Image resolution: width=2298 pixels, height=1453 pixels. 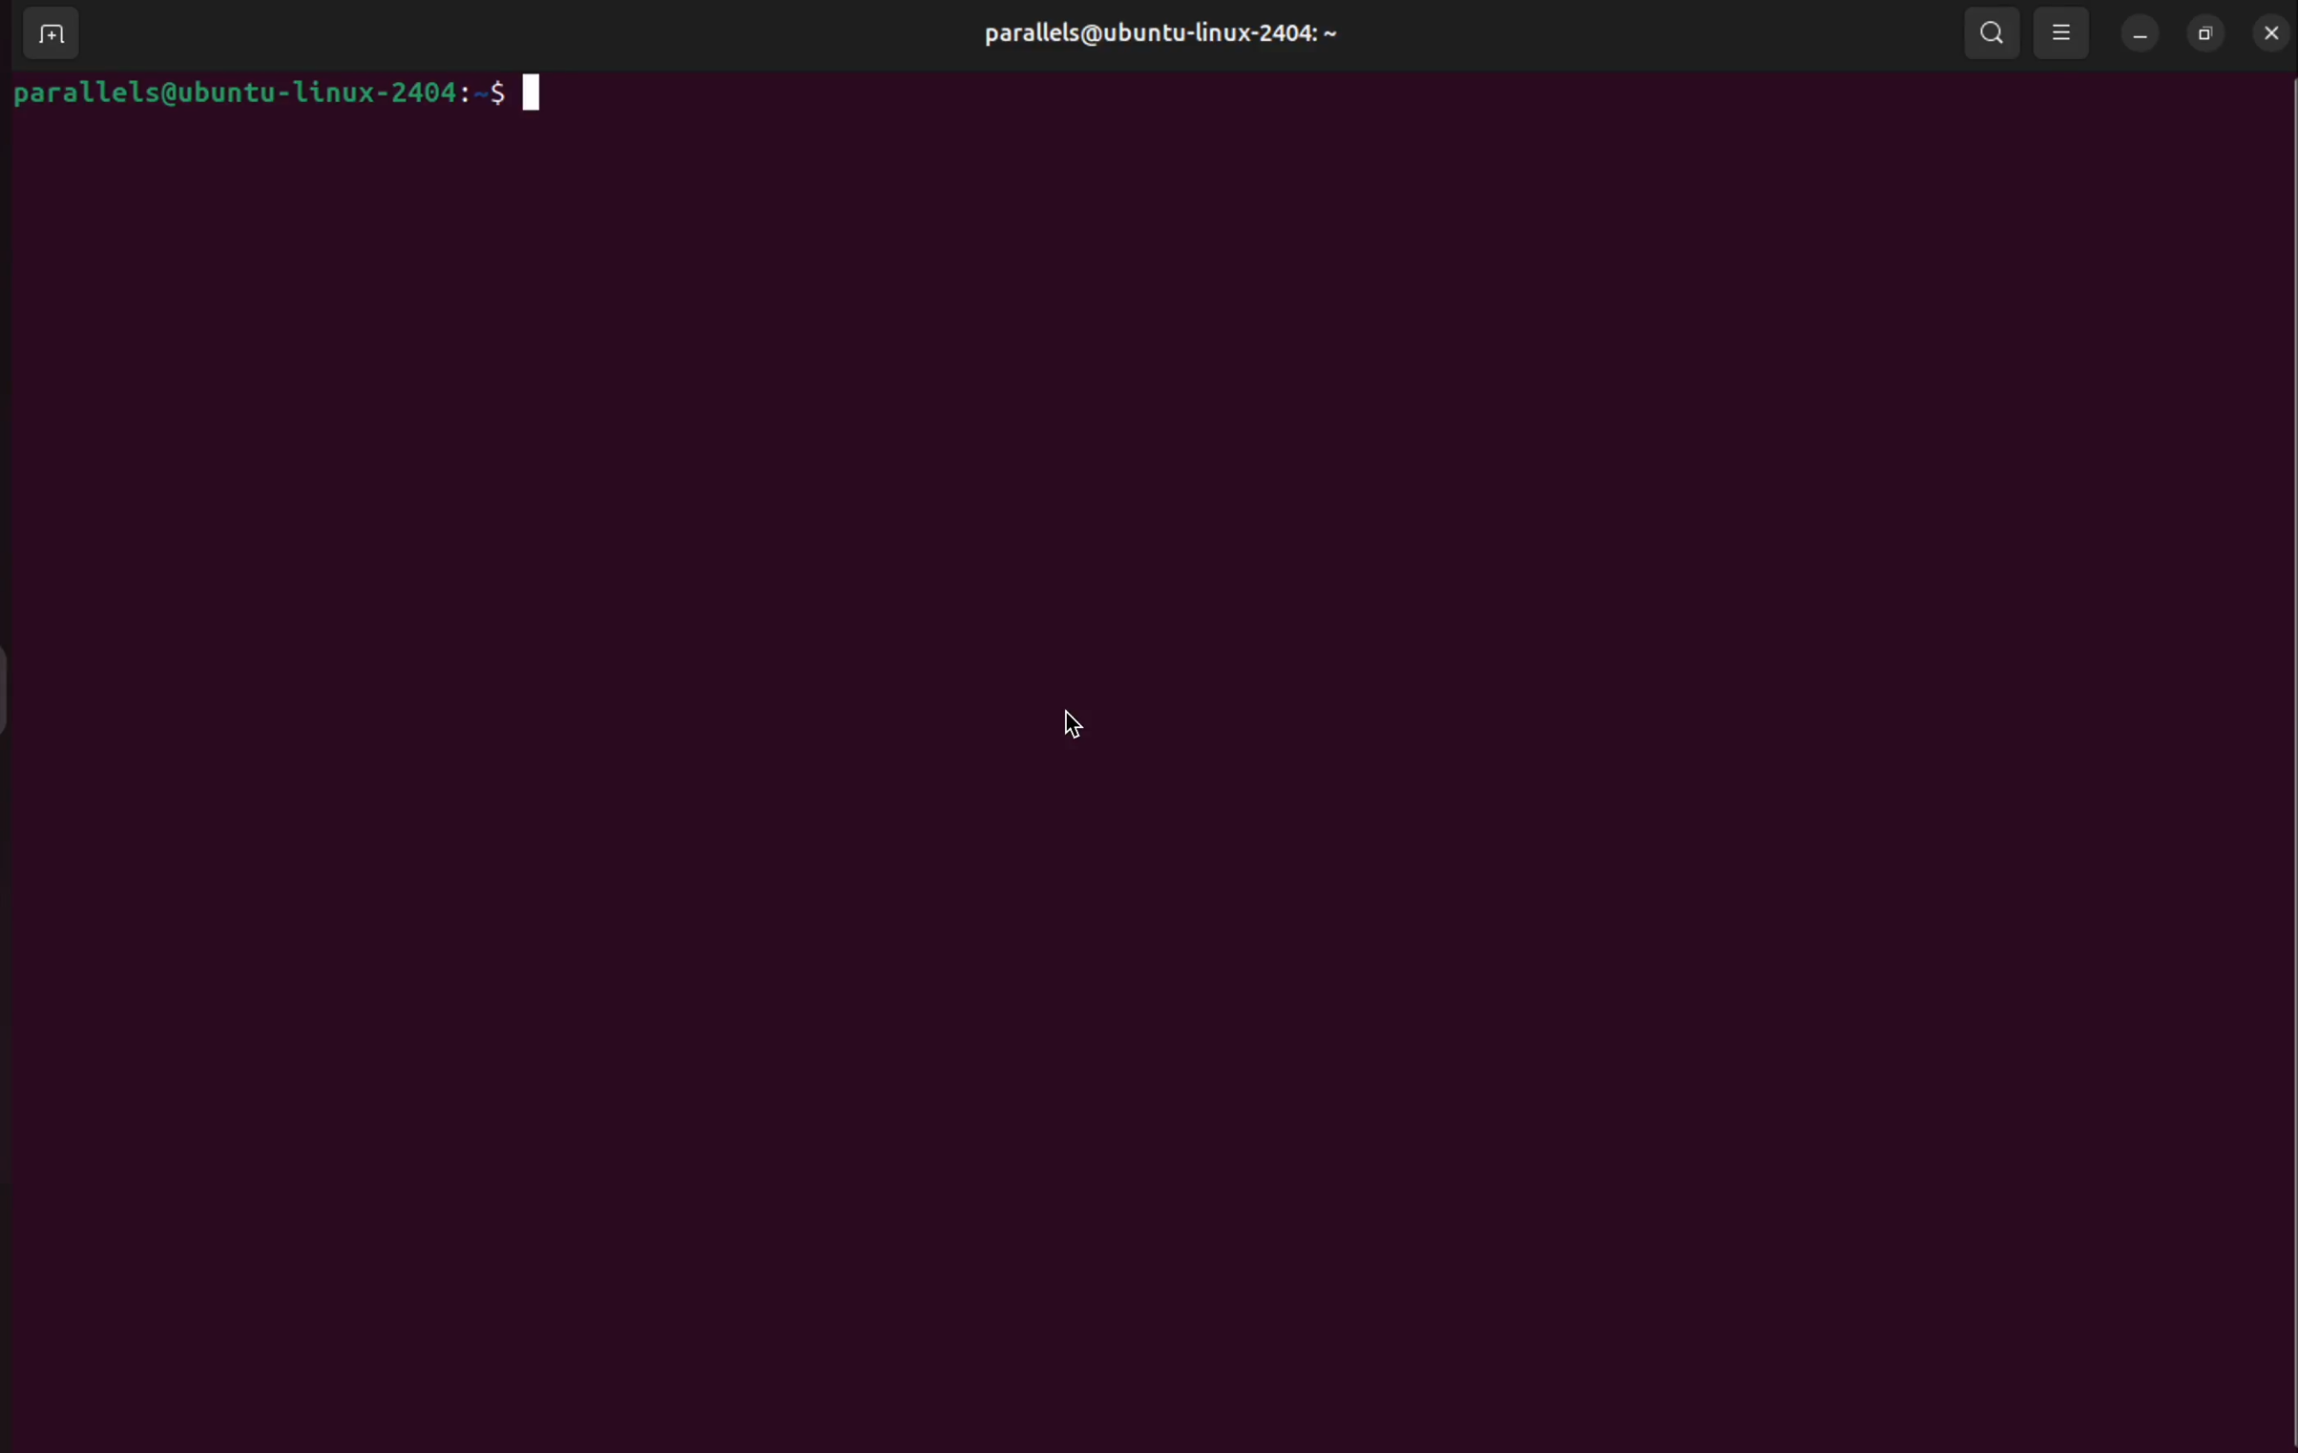 What do you see at coordinates (2268, 31) in the screenshot?
I see `close` at bounding box center [2268, 31].